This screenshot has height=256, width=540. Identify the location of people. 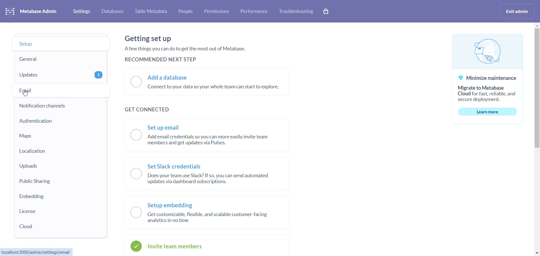
(188, 11).